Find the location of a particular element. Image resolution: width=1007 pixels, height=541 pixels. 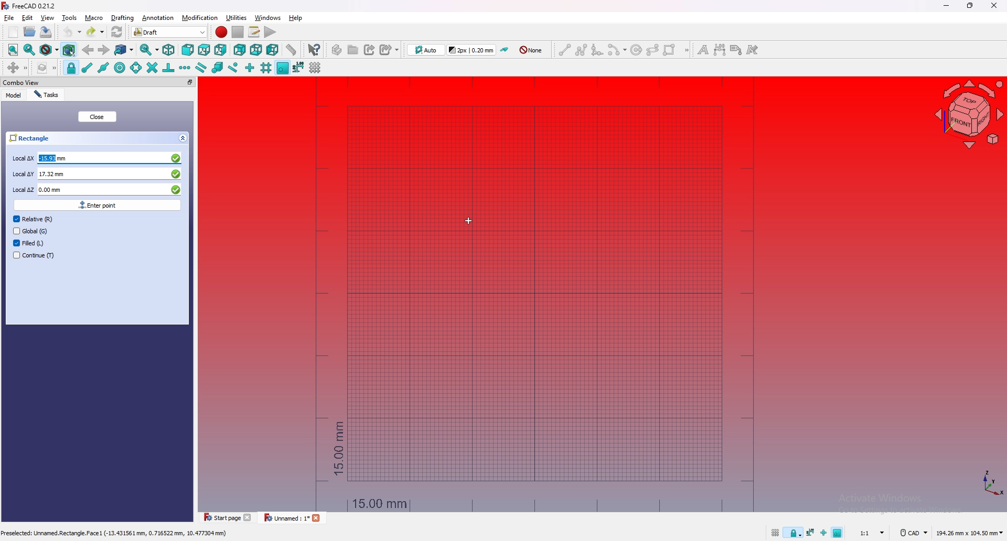

annotation style is located at coordinates (753, 50).